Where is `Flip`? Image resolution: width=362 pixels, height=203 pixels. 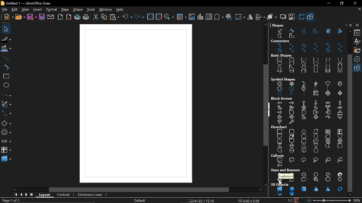
Flip is located at coordinates (250, 17).